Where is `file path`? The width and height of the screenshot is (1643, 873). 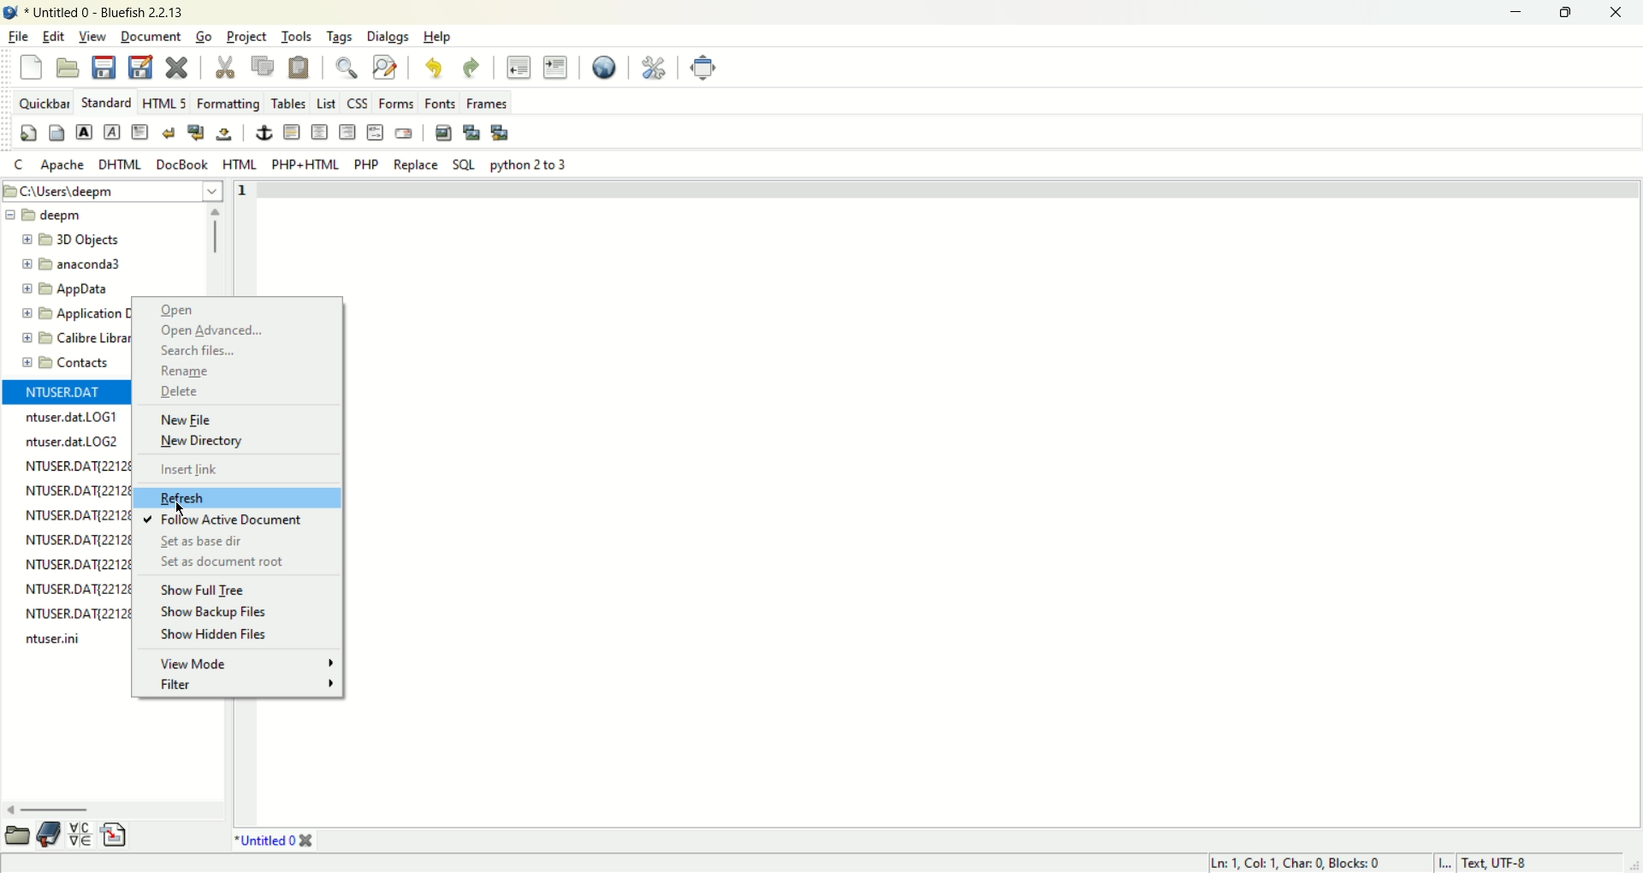
file path is located at coordinates (114, 190).